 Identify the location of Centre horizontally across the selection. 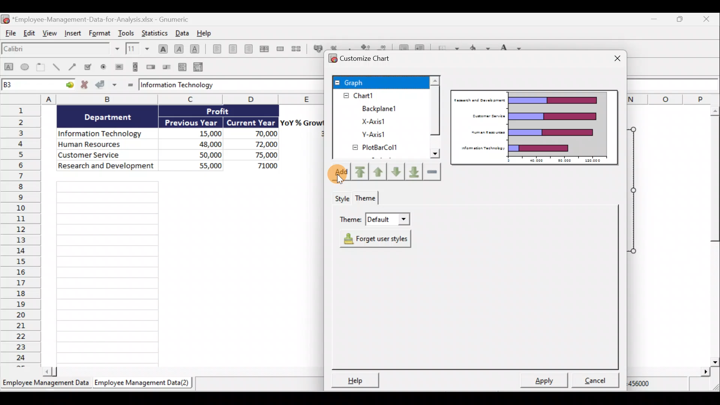
(264, 48).